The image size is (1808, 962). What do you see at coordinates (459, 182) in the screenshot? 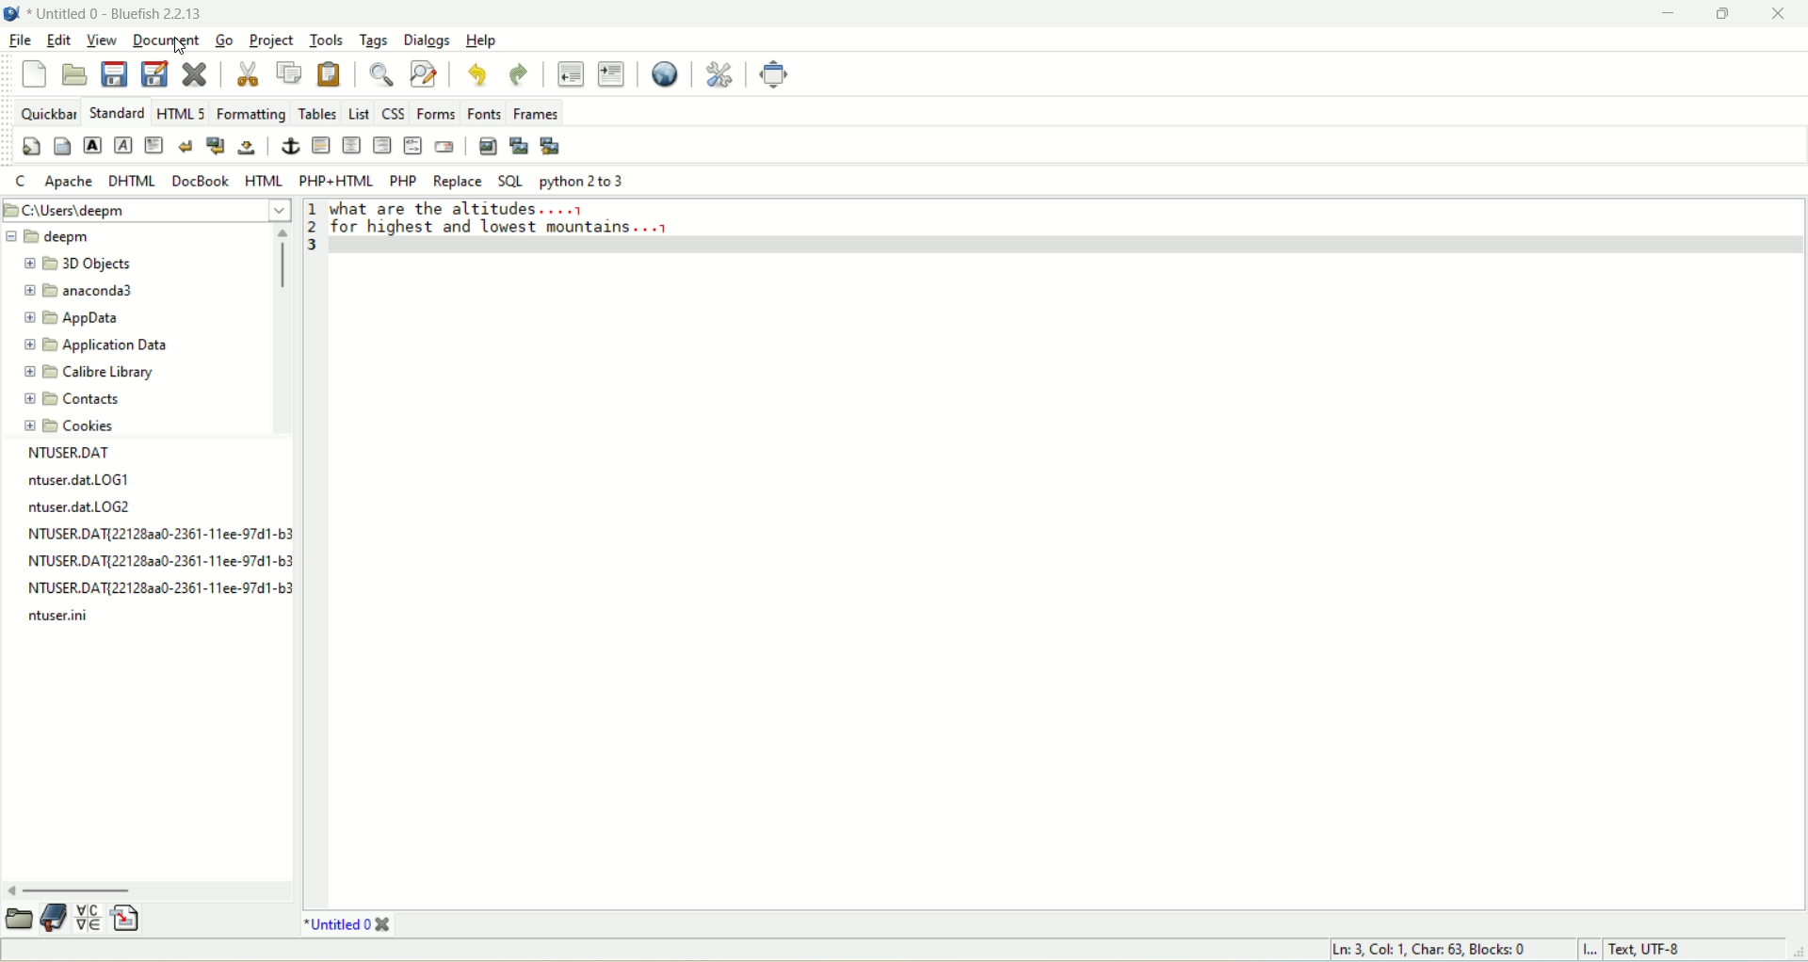
I see `replace` at bounding box center [459, 182].